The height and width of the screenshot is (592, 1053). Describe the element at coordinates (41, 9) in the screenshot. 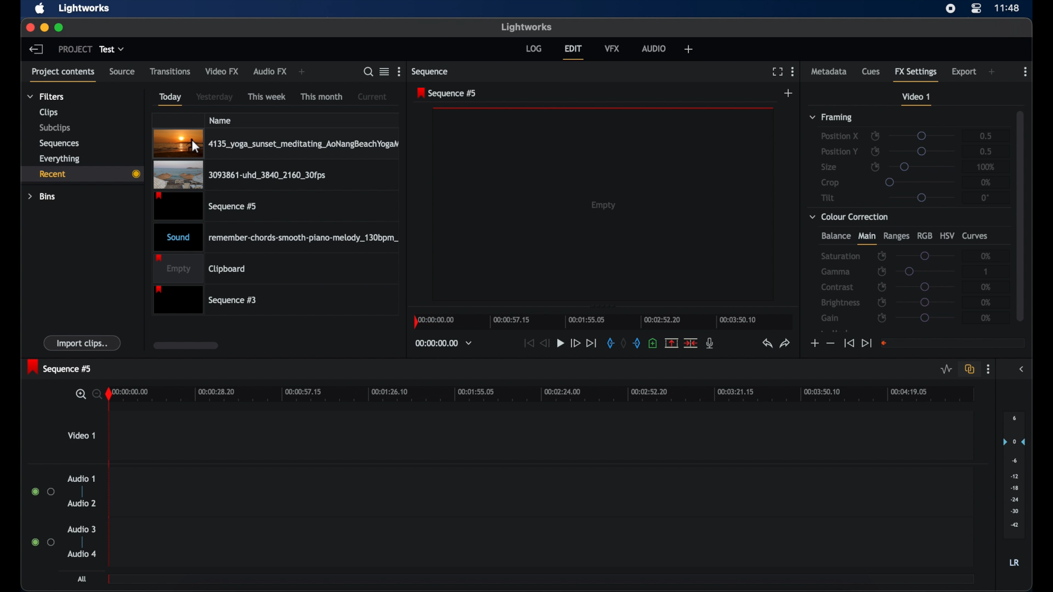

I see `apple icon` at that location.